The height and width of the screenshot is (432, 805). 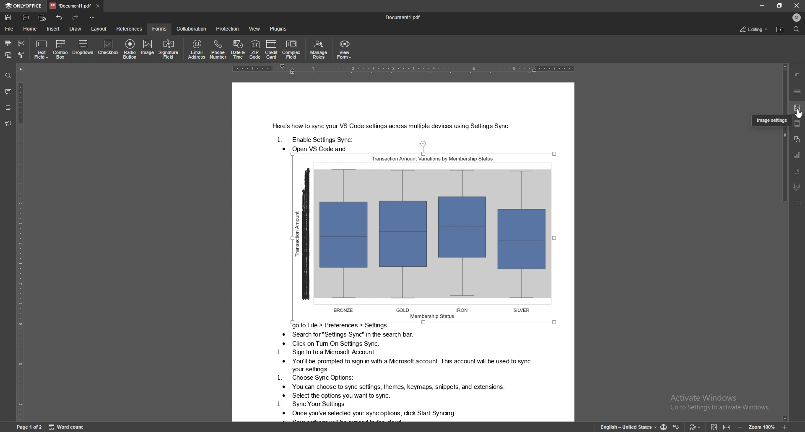 What do you see at coordinates (53, 29) in the screenshot?
I see `insert` at bounding box center [53, 29].